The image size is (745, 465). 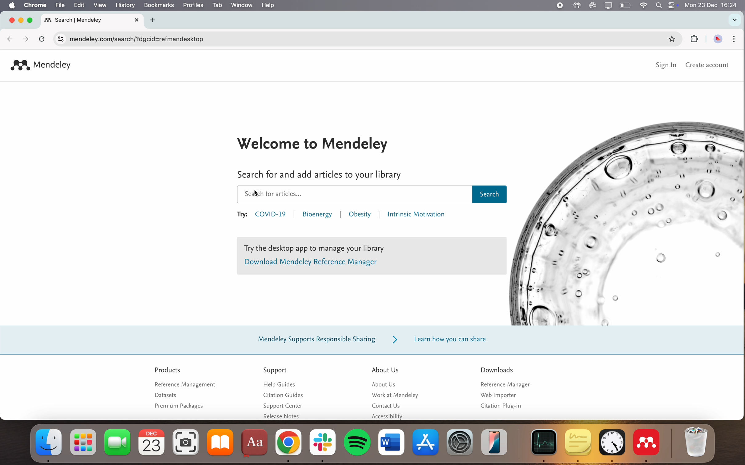 I want to click on iphone mirroring, so click(x=494, y=441).